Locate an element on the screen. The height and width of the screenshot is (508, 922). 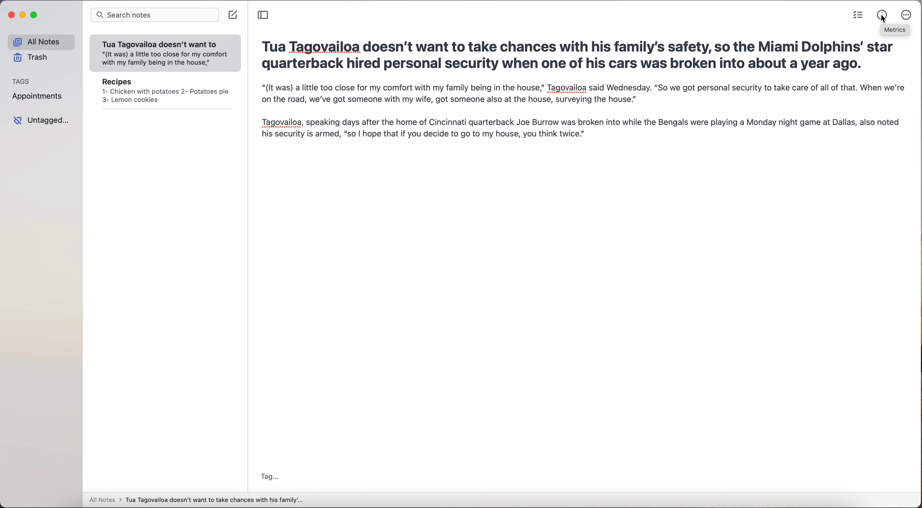
check list is located at coordinates (856, 15).